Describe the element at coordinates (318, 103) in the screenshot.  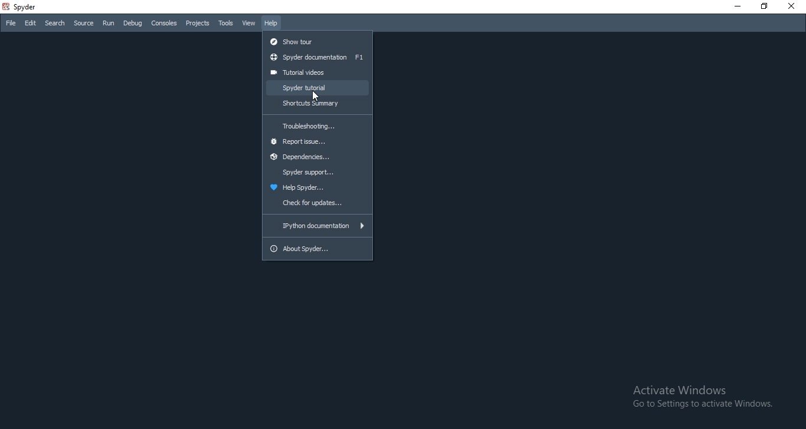
I see `shortcuts summary` at that location.